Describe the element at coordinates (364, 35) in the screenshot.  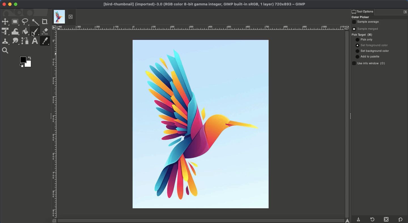
I see `Pick target` at that location.